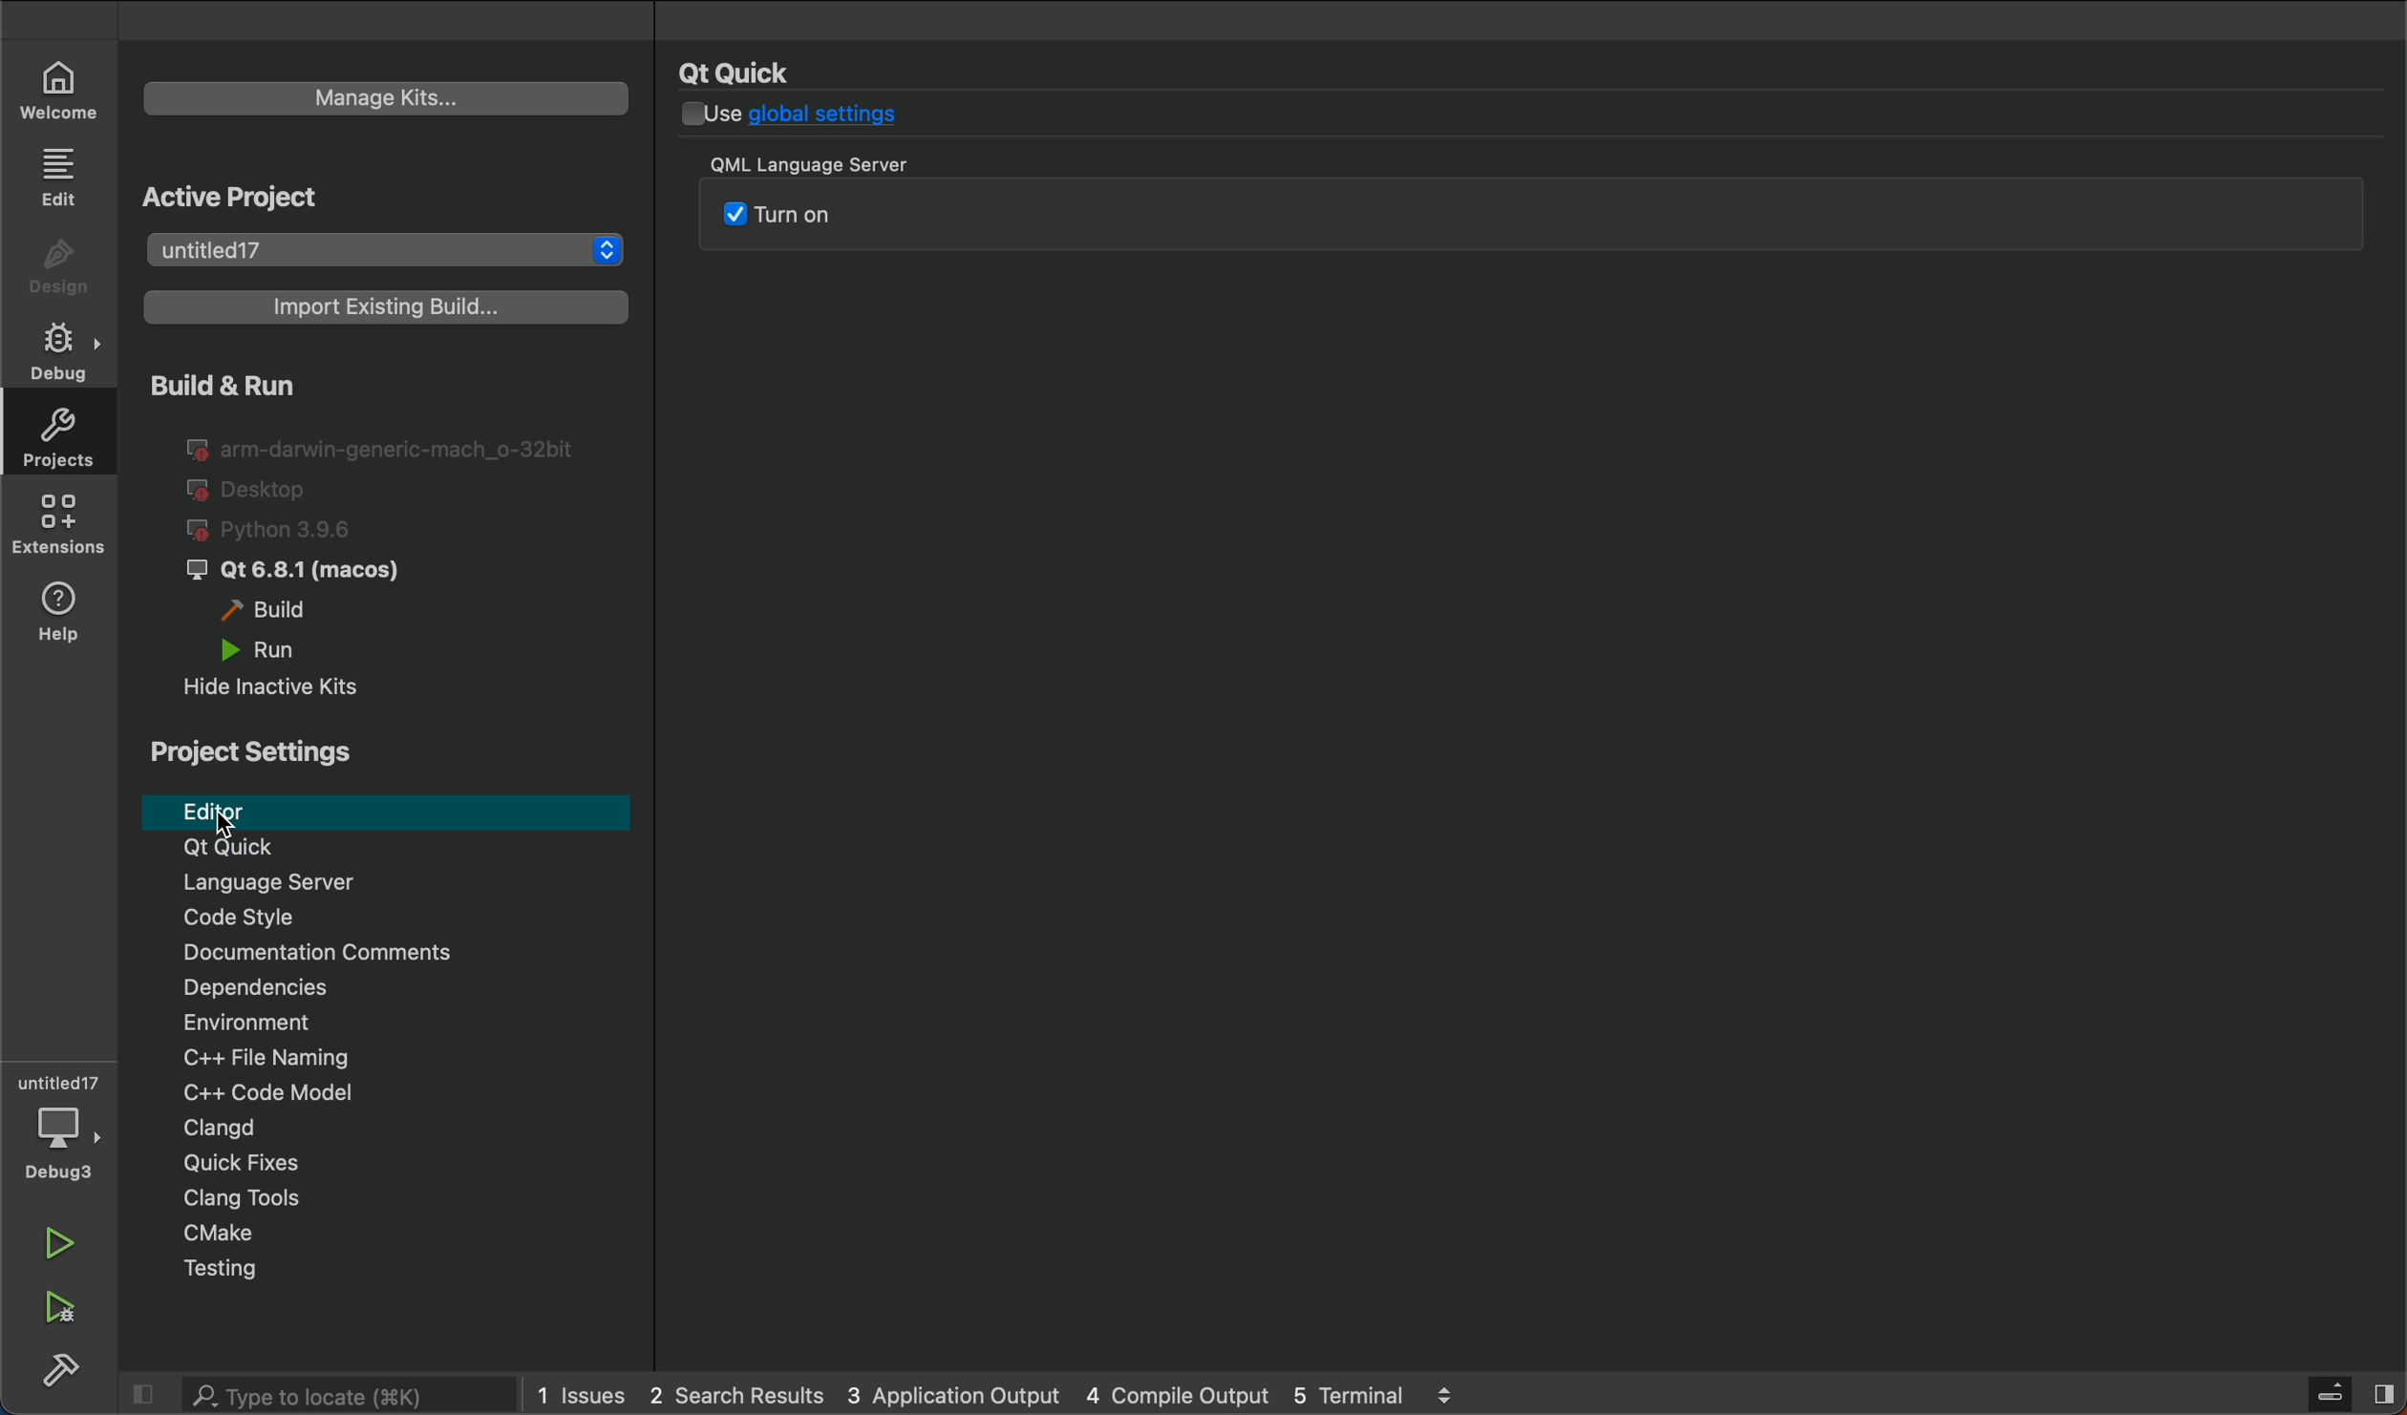 This screenshot has width=2407, height=1415. What do you see at coordinates (390, 98) in the screenshot?
I see `manage kits` at bounding box center [390, 98].